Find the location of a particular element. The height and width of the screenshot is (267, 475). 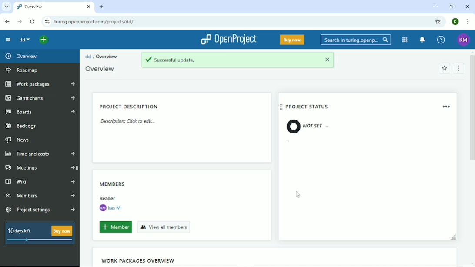

Vertical scrollbar is located at coordinates (472, 107).